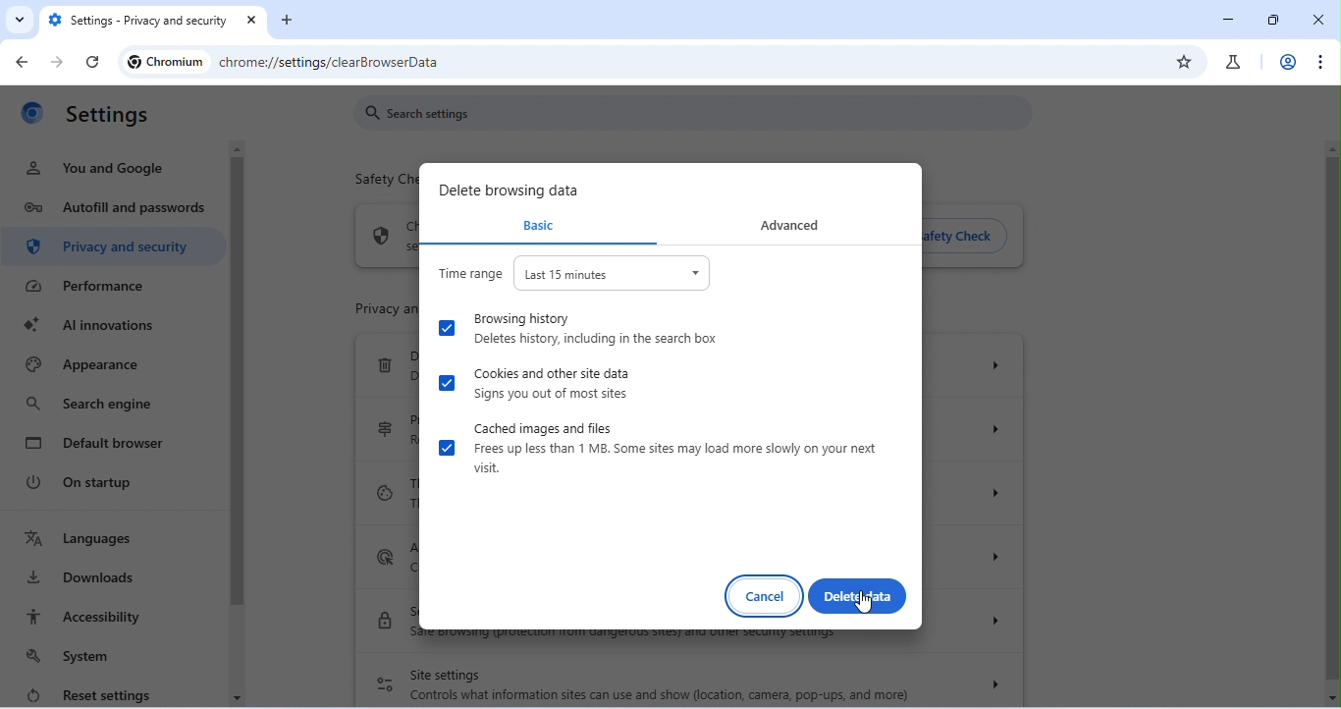 The width and height of the screenshot is (1341, 709). Describe the element at coordinates (857, 596) in the screenshot. I see `delete data` at that location.